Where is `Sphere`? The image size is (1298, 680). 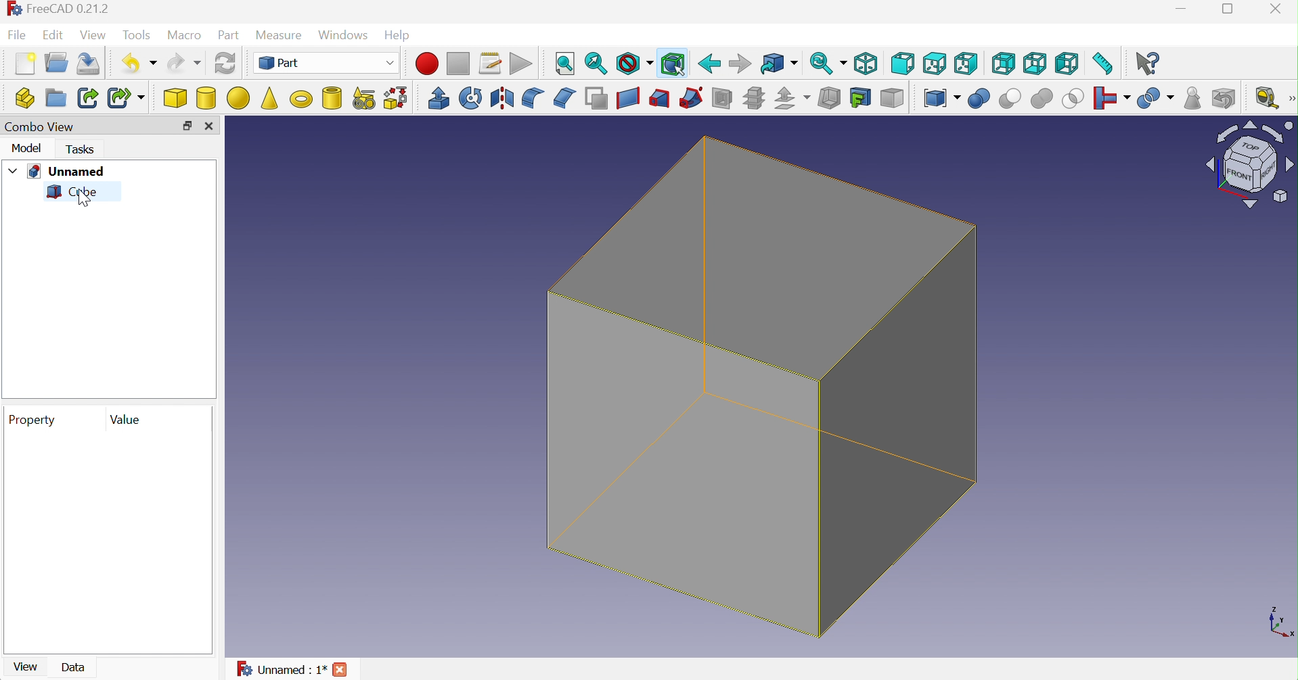
Sphere is located at coordinates (238, 99).